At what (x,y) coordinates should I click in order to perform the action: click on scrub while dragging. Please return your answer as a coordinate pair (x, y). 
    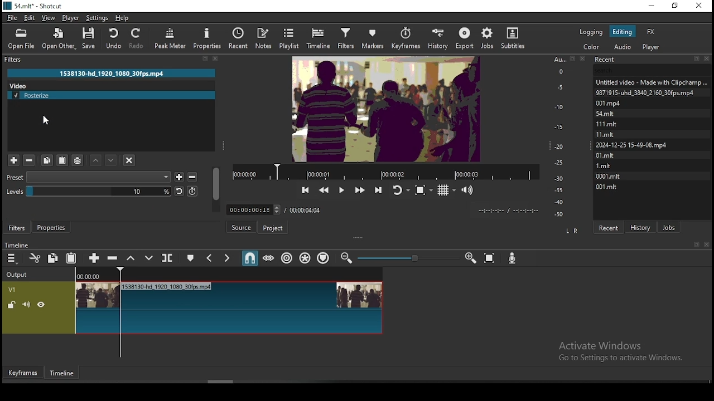
    Looking at the image, I should click on (269, 259).